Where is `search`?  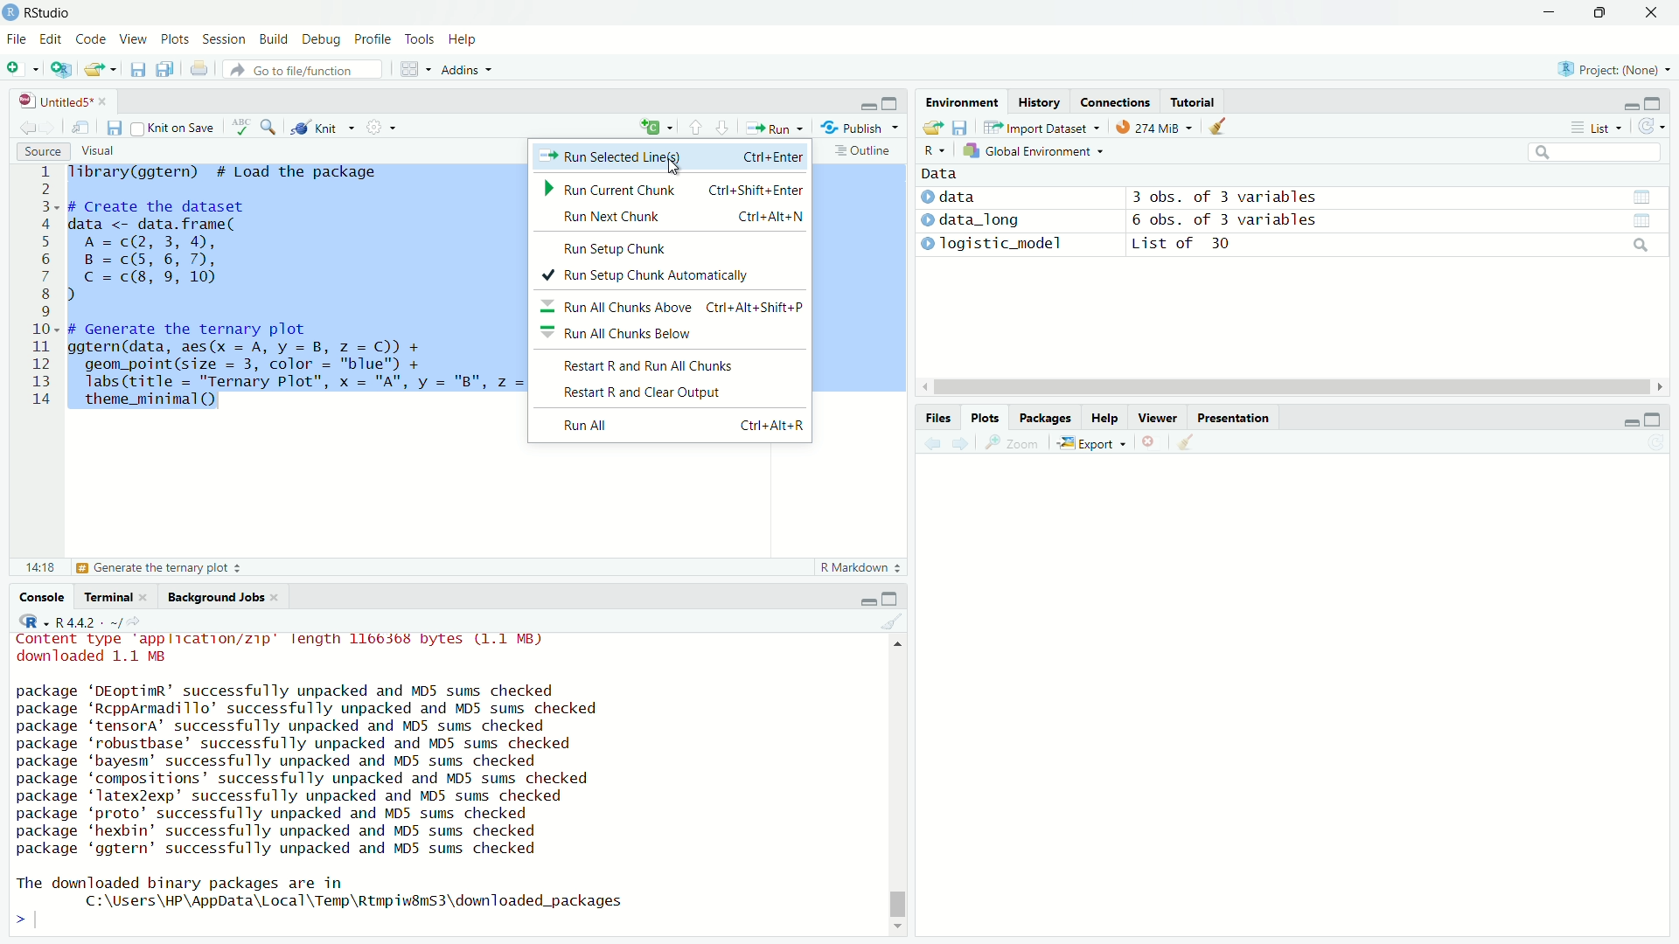 search is located at coordinates (1592, 154).